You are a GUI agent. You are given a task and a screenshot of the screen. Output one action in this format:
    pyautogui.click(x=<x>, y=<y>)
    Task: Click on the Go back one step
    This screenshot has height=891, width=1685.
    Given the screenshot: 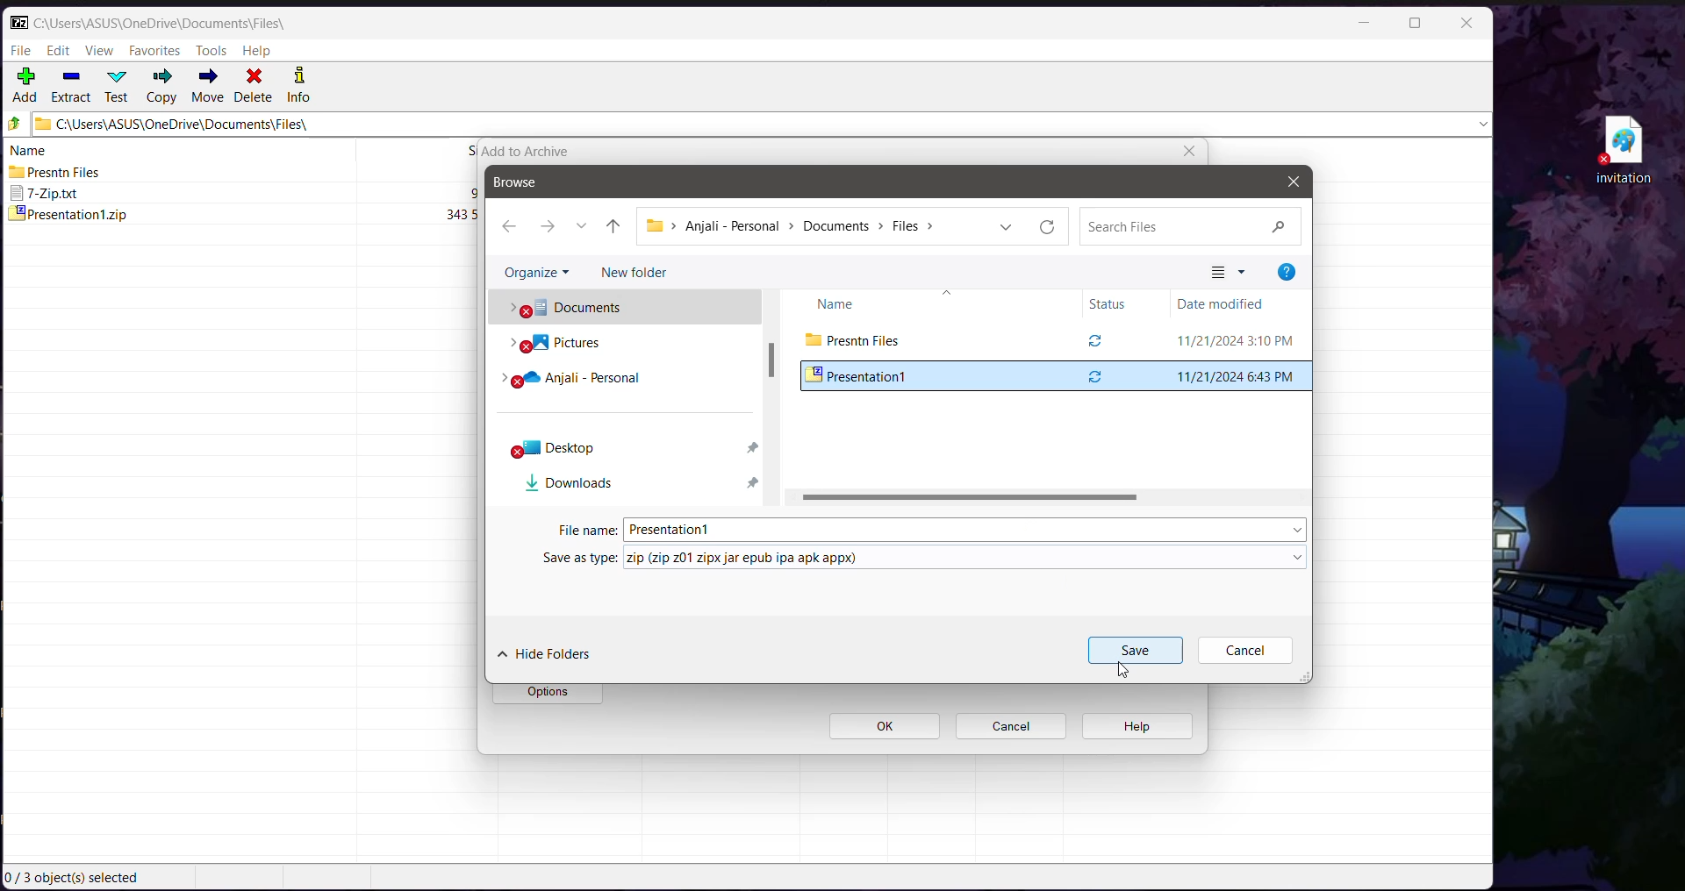 What is the action you would take?
    pyautogui.click(x=506, y=228)
    